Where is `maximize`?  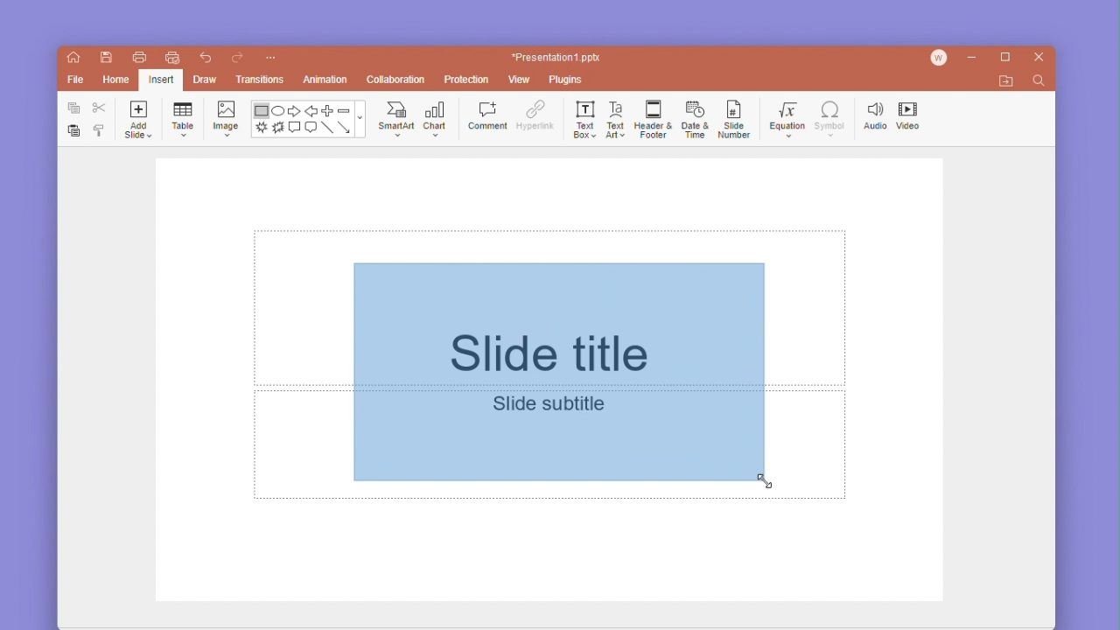
maximize is located at coordinates (1003, 58).